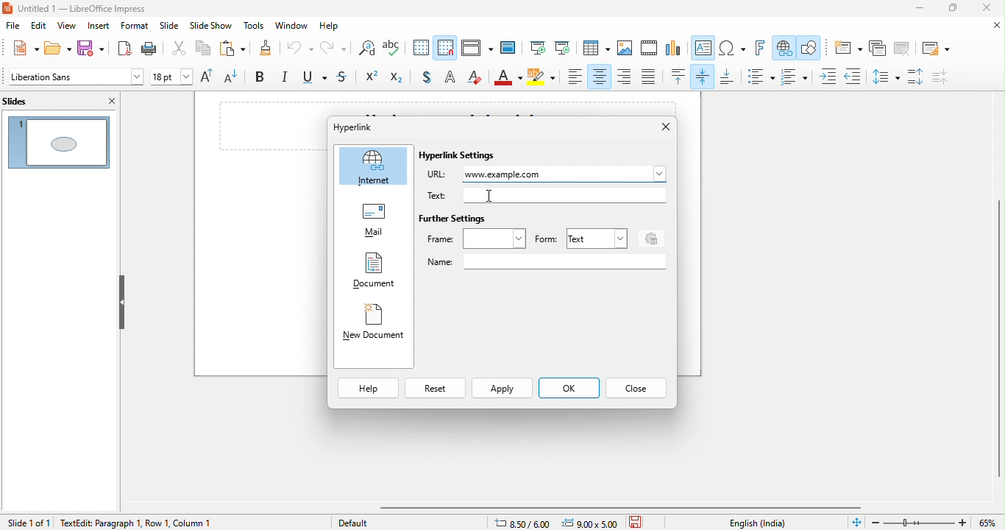  Describe the element at coordinates (99, 26) in the screenshot. I see `insert ` at that location.